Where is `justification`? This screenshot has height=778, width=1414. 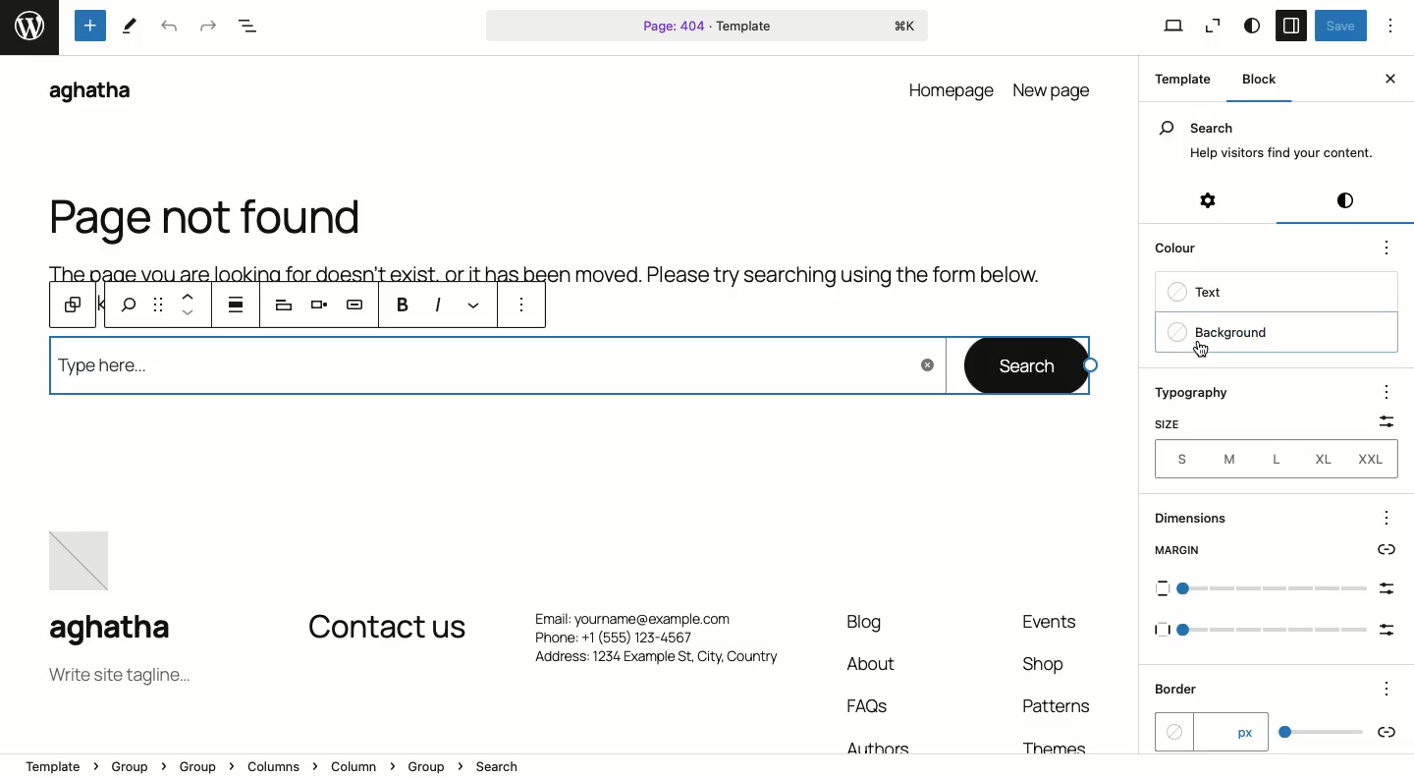
justification is located at coordinates (236, 306).